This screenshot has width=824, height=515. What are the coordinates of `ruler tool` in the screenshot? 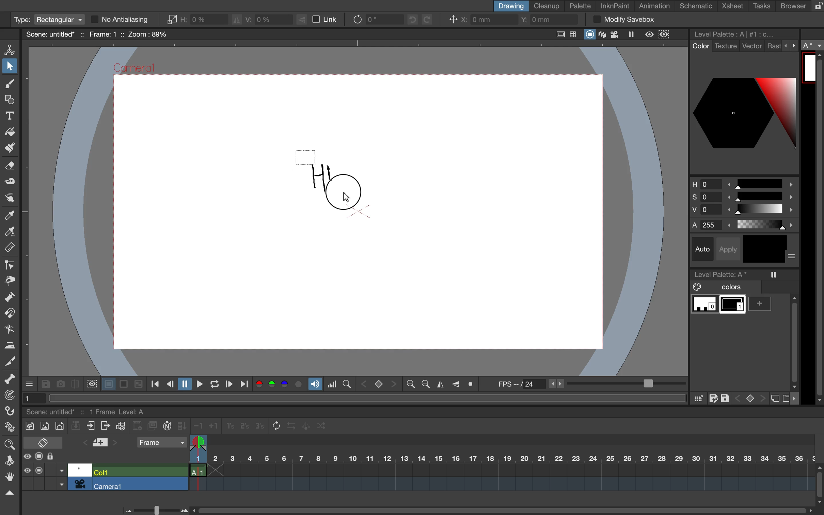 It's located at (10, 249).